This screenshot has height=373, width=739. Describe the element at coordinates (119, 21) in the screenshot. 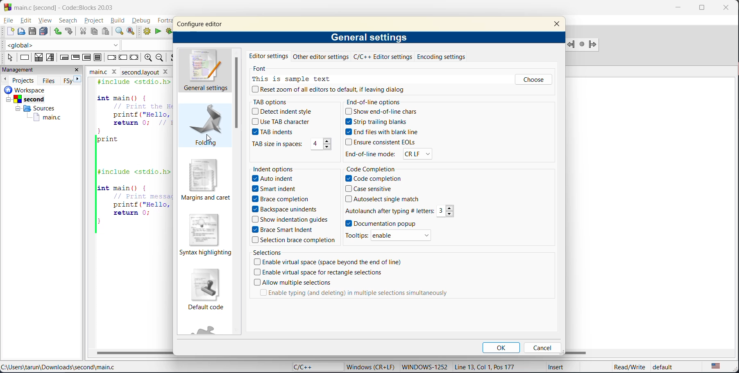

I see `build` at that location.